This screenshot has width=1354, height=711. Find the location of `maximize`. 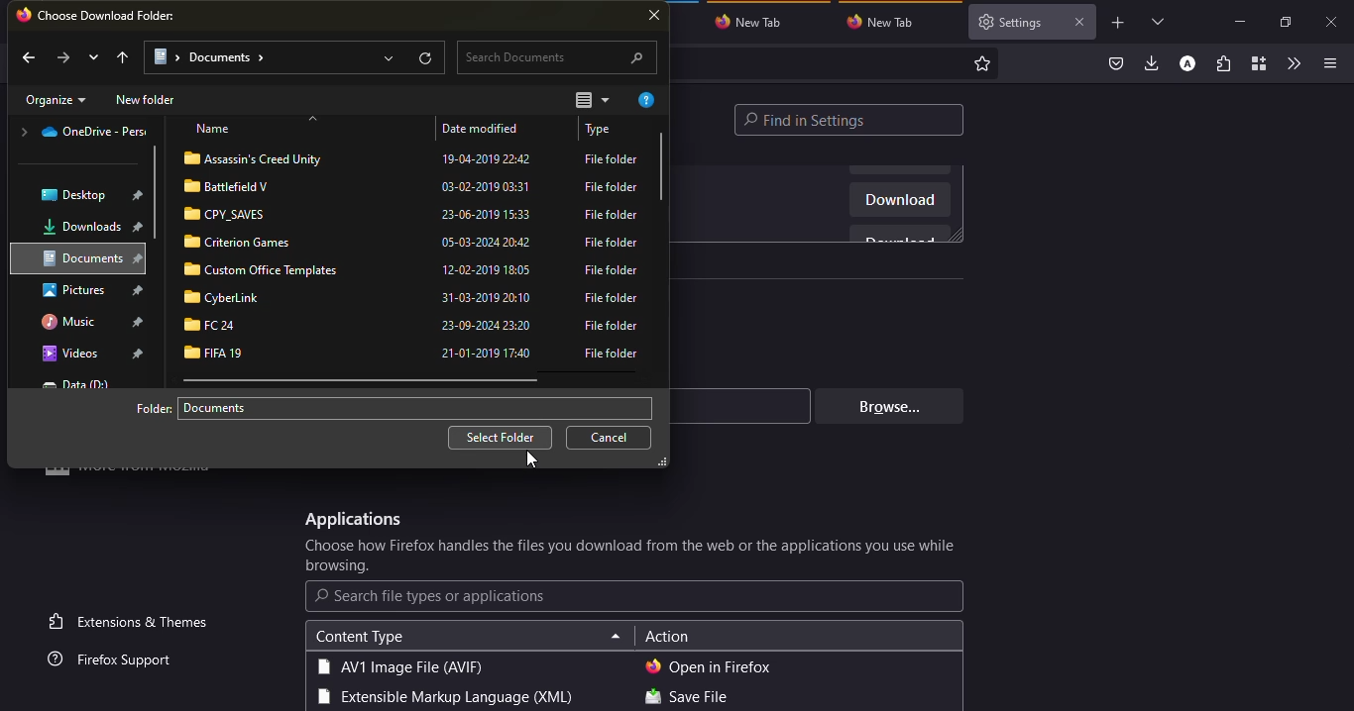

maximize is located at coordinates (1284, 22).